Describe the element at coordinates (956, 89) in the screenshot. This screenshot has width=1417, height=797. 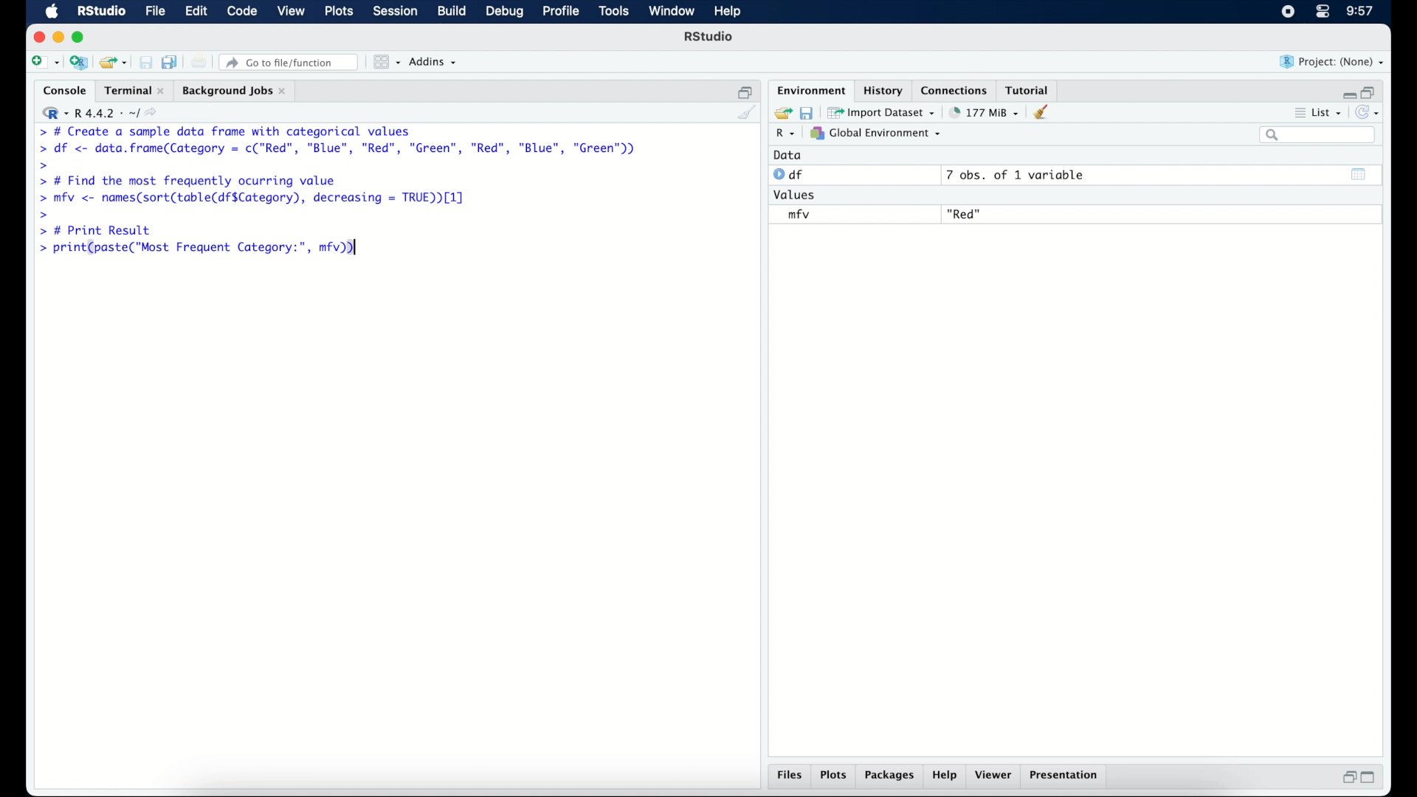
I see `connections` at that location.